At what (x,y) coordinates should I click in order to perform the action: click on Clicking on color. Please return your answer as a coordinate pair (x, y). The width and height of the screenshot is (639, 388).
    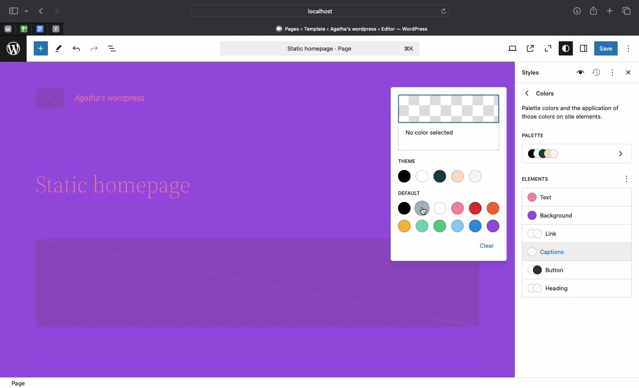
    Looking at the image, I should click on (424, 212).